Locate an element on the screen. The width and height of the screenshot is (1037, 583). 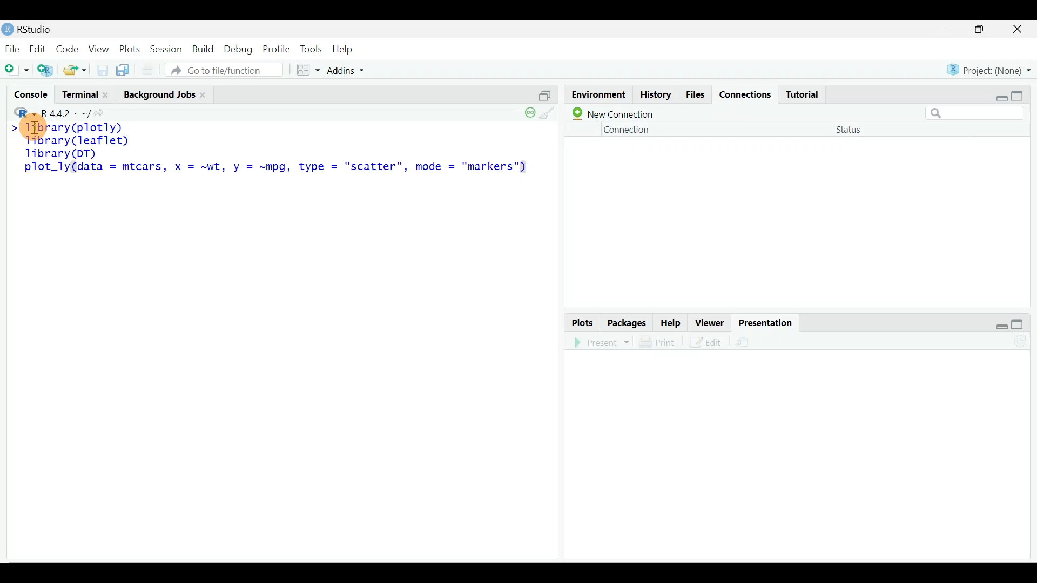
Background jobs is located at coordinates (158, 93).